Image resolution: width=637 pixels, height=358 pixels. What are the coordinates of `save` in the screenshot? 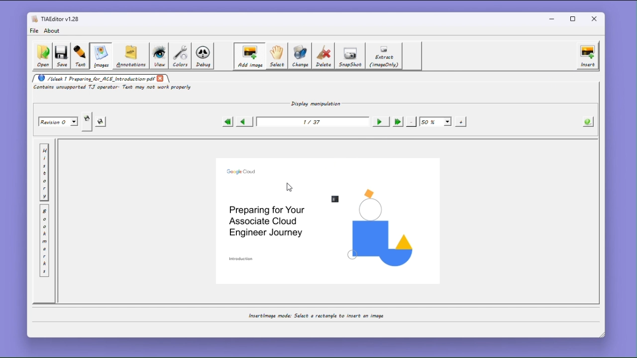 It's located at (61, 57).